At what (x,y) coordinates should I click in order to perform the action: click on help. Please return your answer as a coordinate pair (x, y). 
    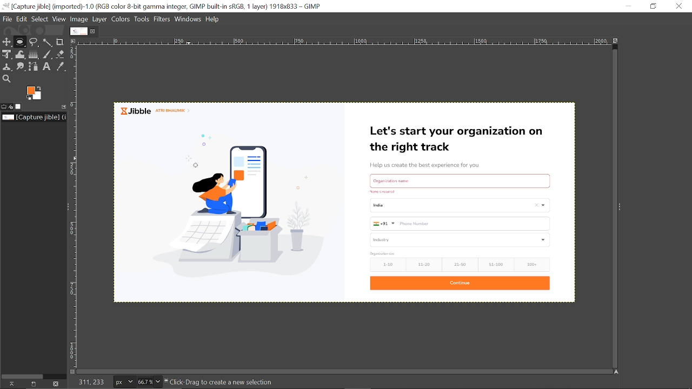
    Looking at the image, I should click on (214, 18).